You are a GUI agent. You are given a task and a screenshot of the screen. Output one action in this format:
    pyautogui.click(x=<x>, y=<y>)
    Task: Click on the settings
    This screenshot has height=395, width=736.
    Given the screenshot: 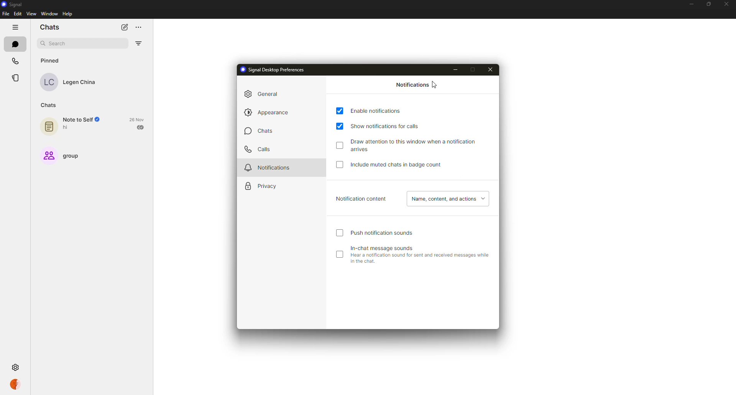 What is the action you would take?
    pyautogui.click(x=49, y=367)
    